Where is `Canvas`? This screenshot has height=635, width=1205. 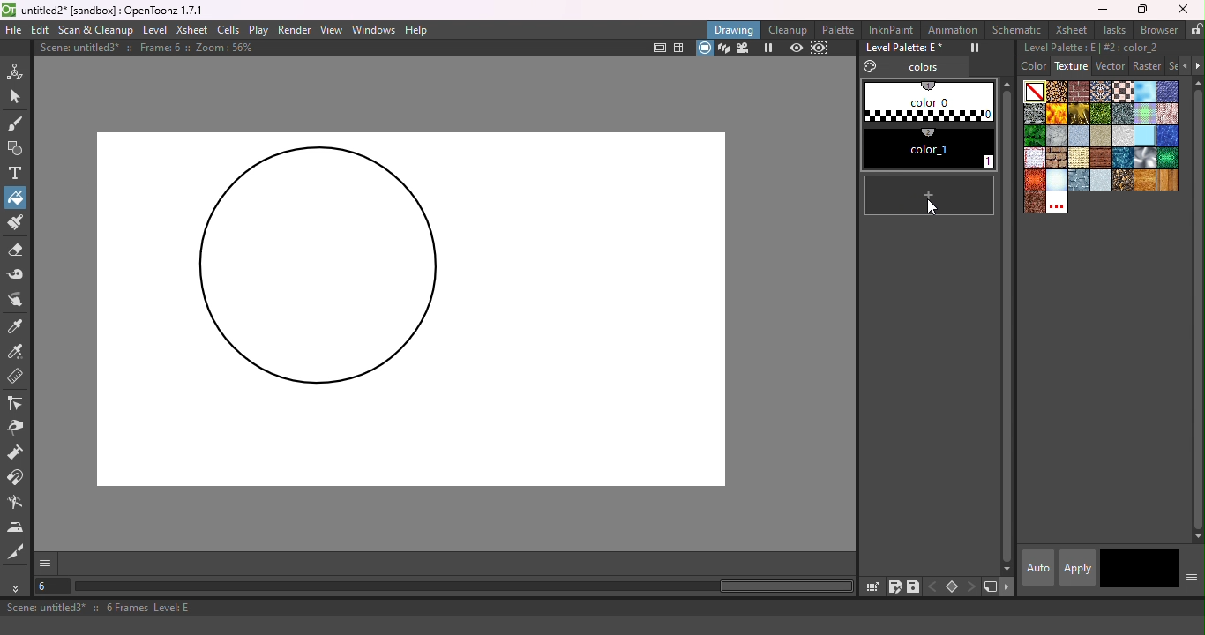 Canvas is located at coordinates (408, 308).